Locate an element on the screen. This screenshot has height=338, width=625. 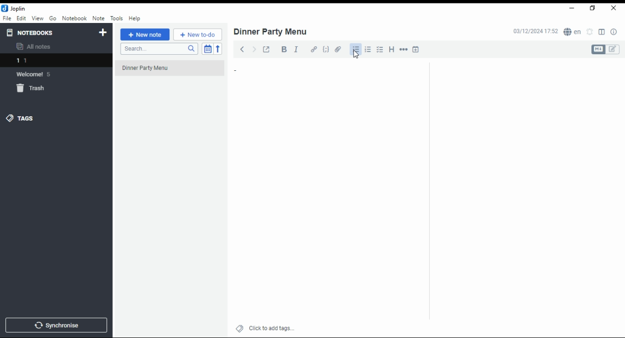
notebooks is located at coordinates (32, 32).